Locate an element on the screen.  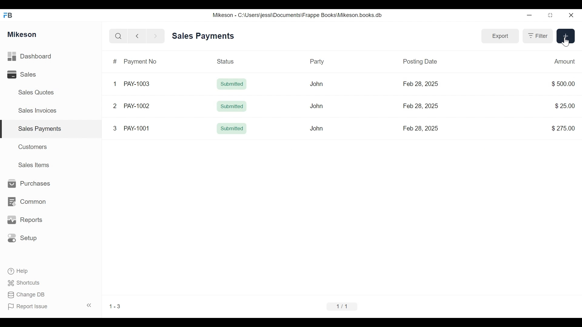
Change DB is located at coordinates (28, 295).